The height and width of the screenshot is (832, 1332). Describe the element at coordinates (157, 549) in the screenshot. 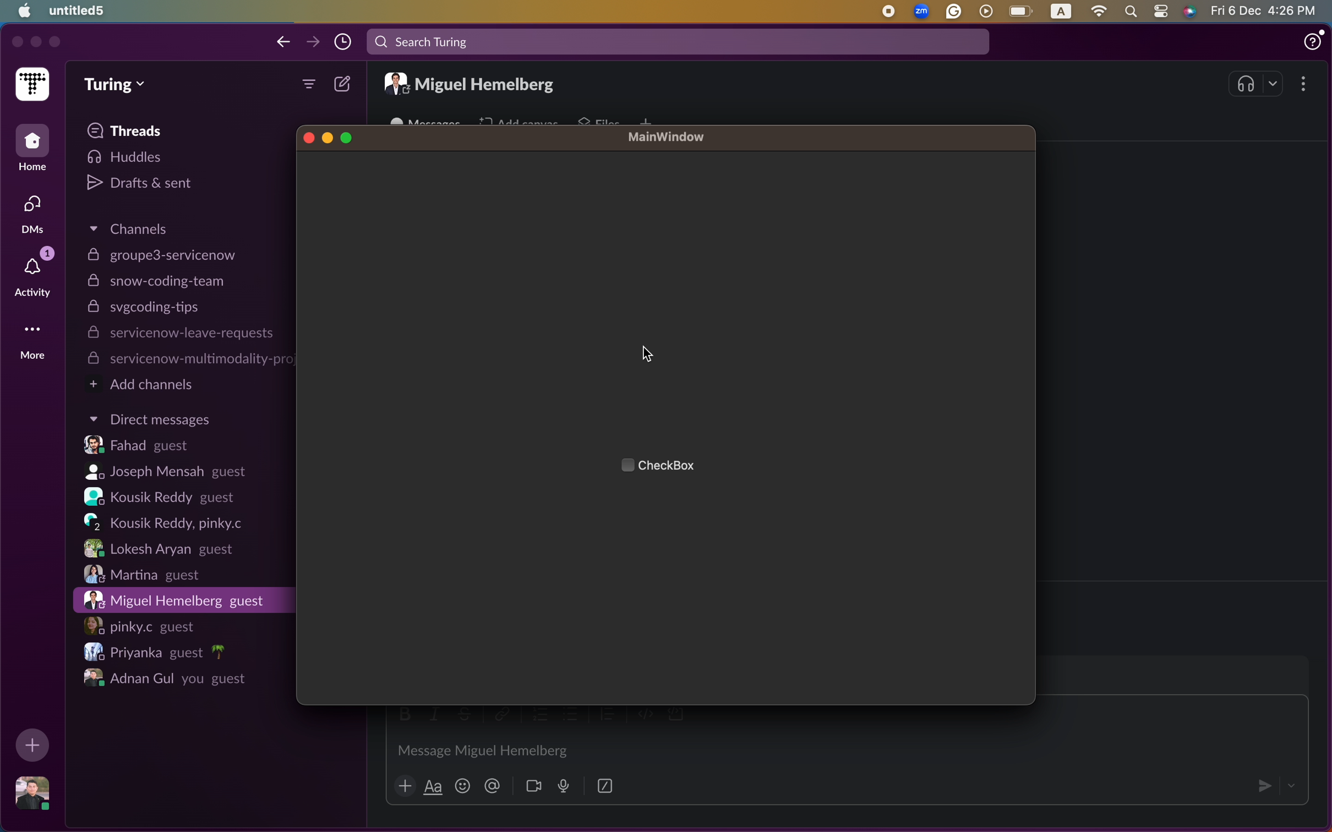

I see `Lokesh` at that location.